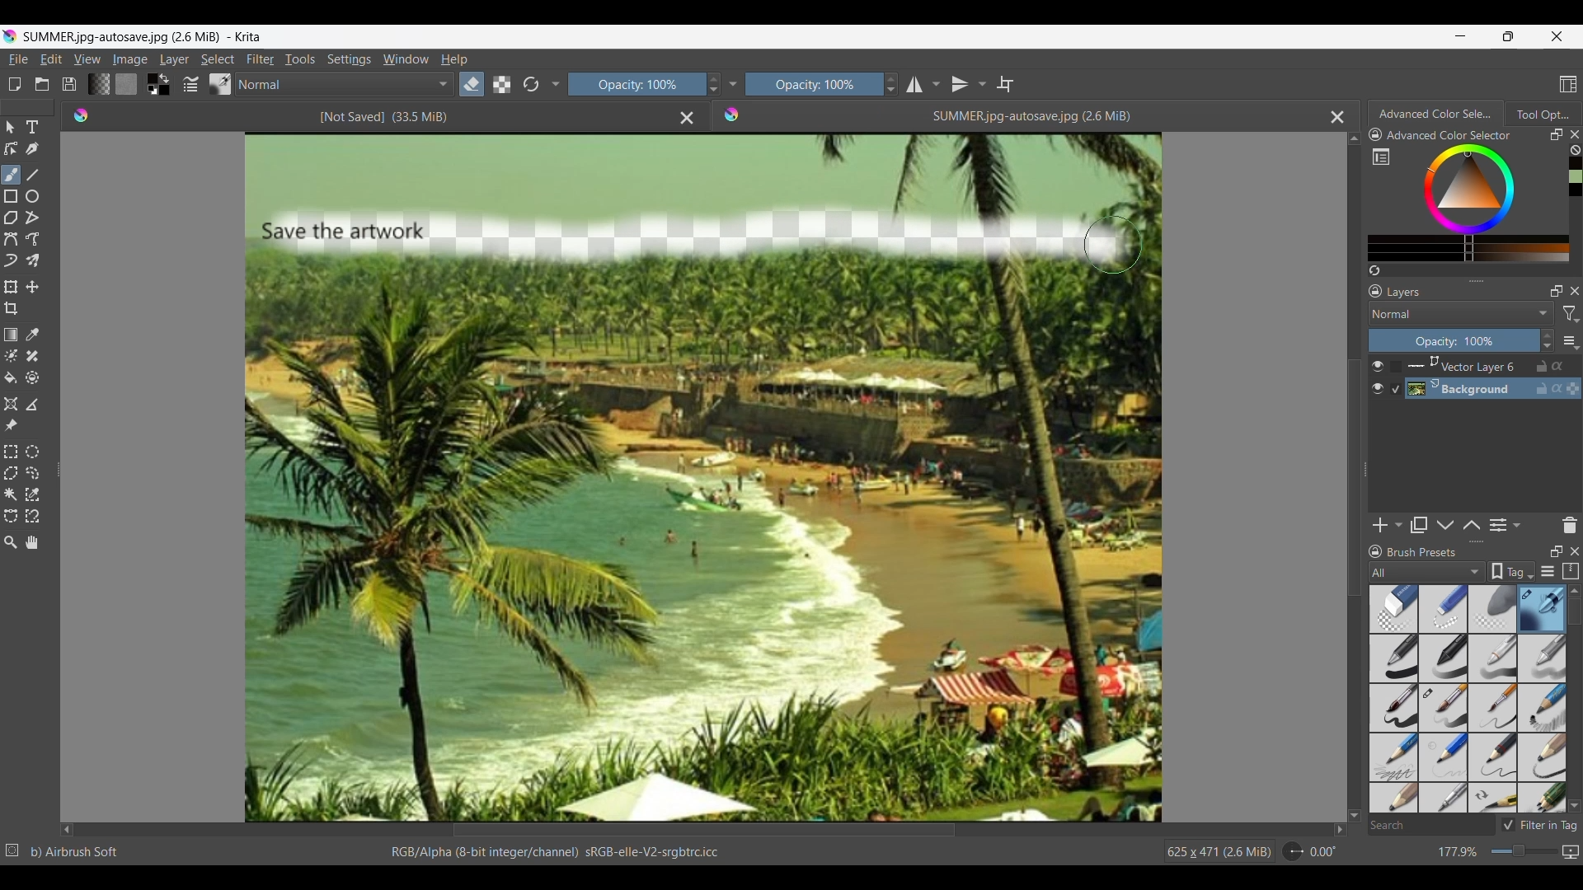 Image resolution: width=1583 pixels, height=890 pixels. Describe the element at coordinates (1377, 377) in the screenshot. I see `Show/Hide respective layer in image space ` at that location.